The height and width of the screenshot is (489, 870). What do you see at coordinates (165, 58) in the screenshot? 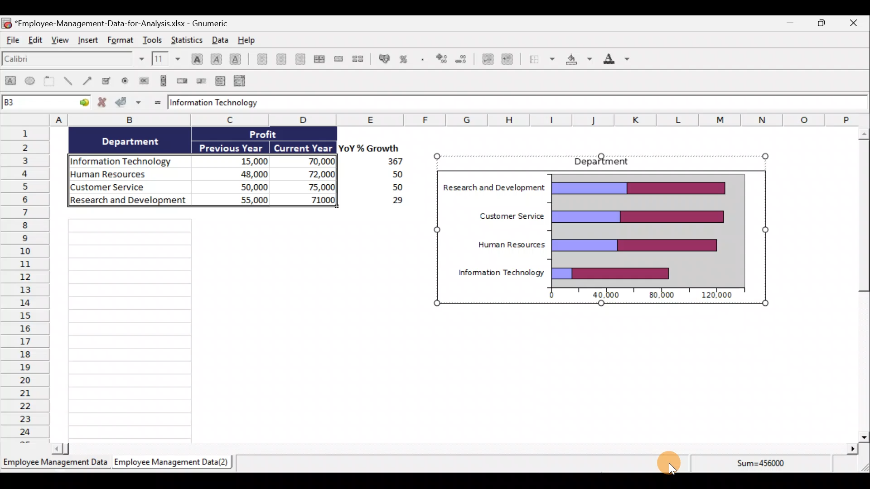
I see `Font size 11` at bounding box center [165, 58].